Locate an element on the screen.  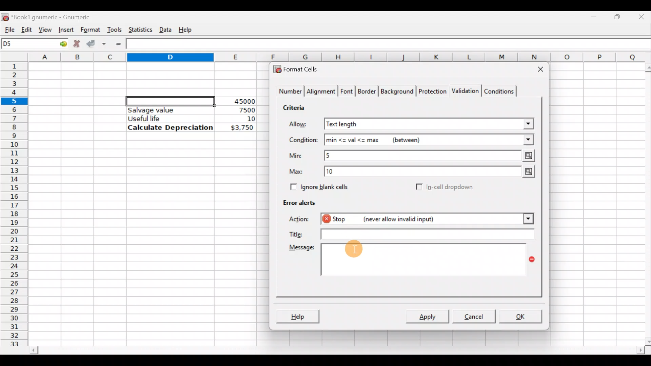
Min value = 5 is located at coordinates (431, 156).